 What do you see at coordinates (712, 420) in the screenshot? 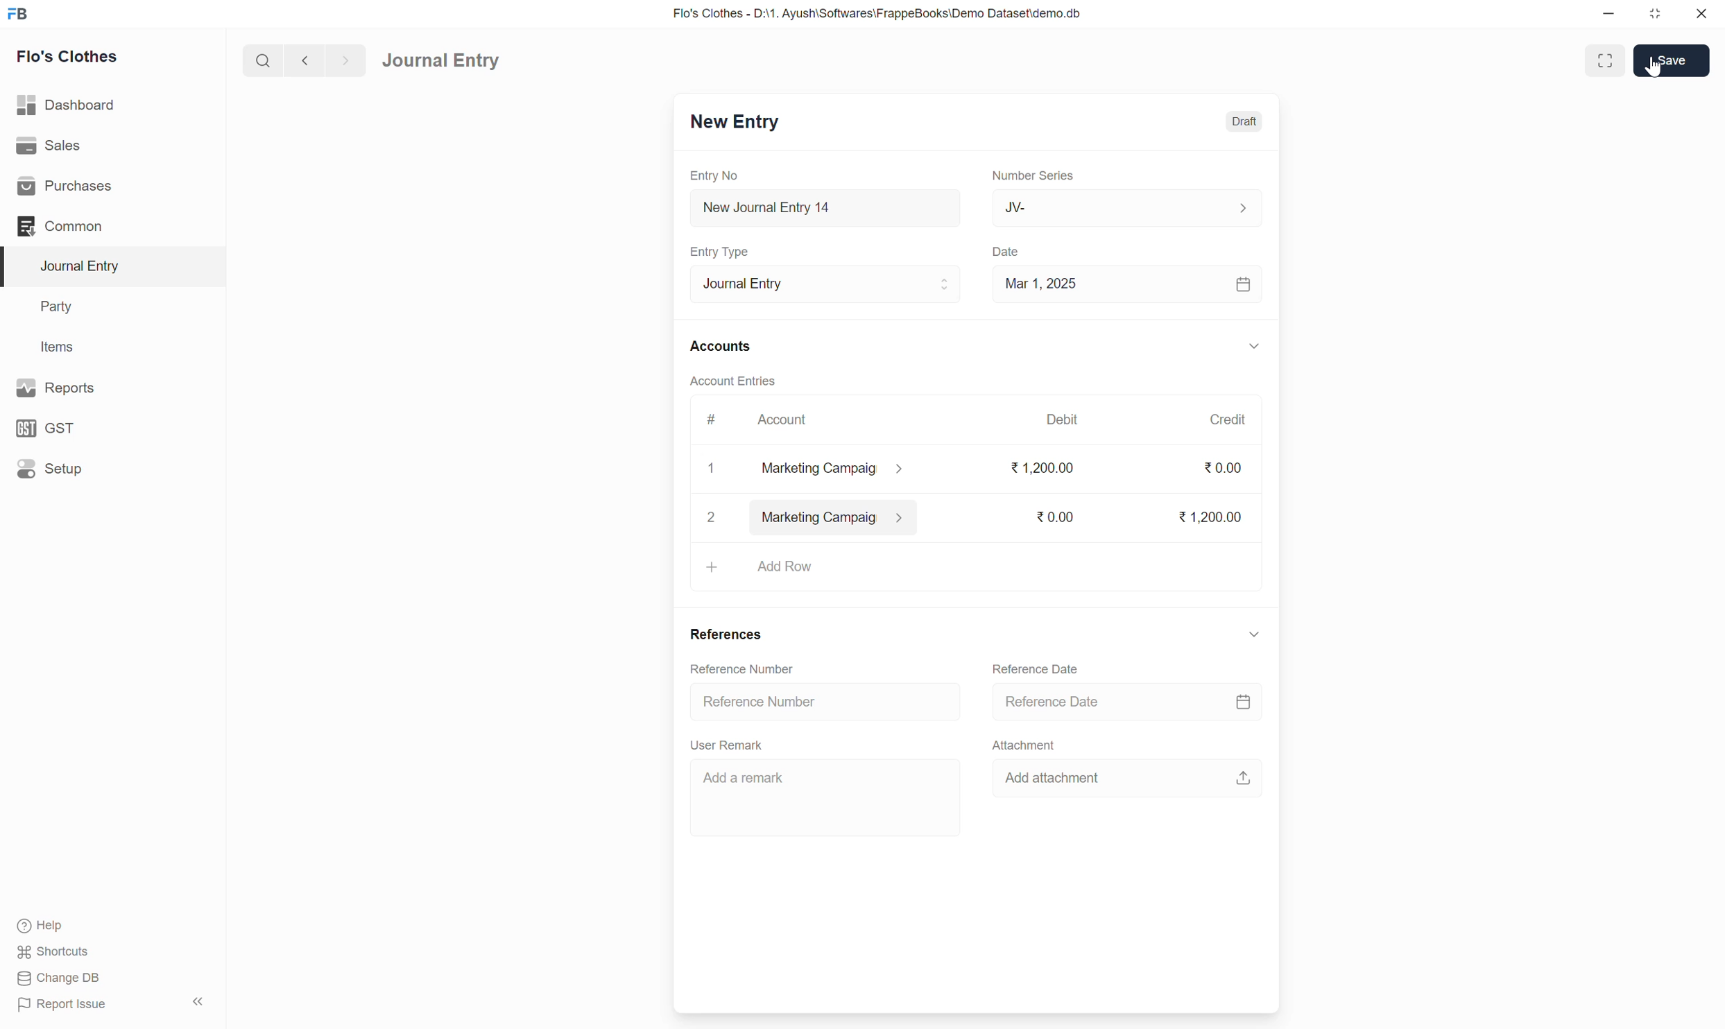
I see `#` at bounding box center [712, 420].